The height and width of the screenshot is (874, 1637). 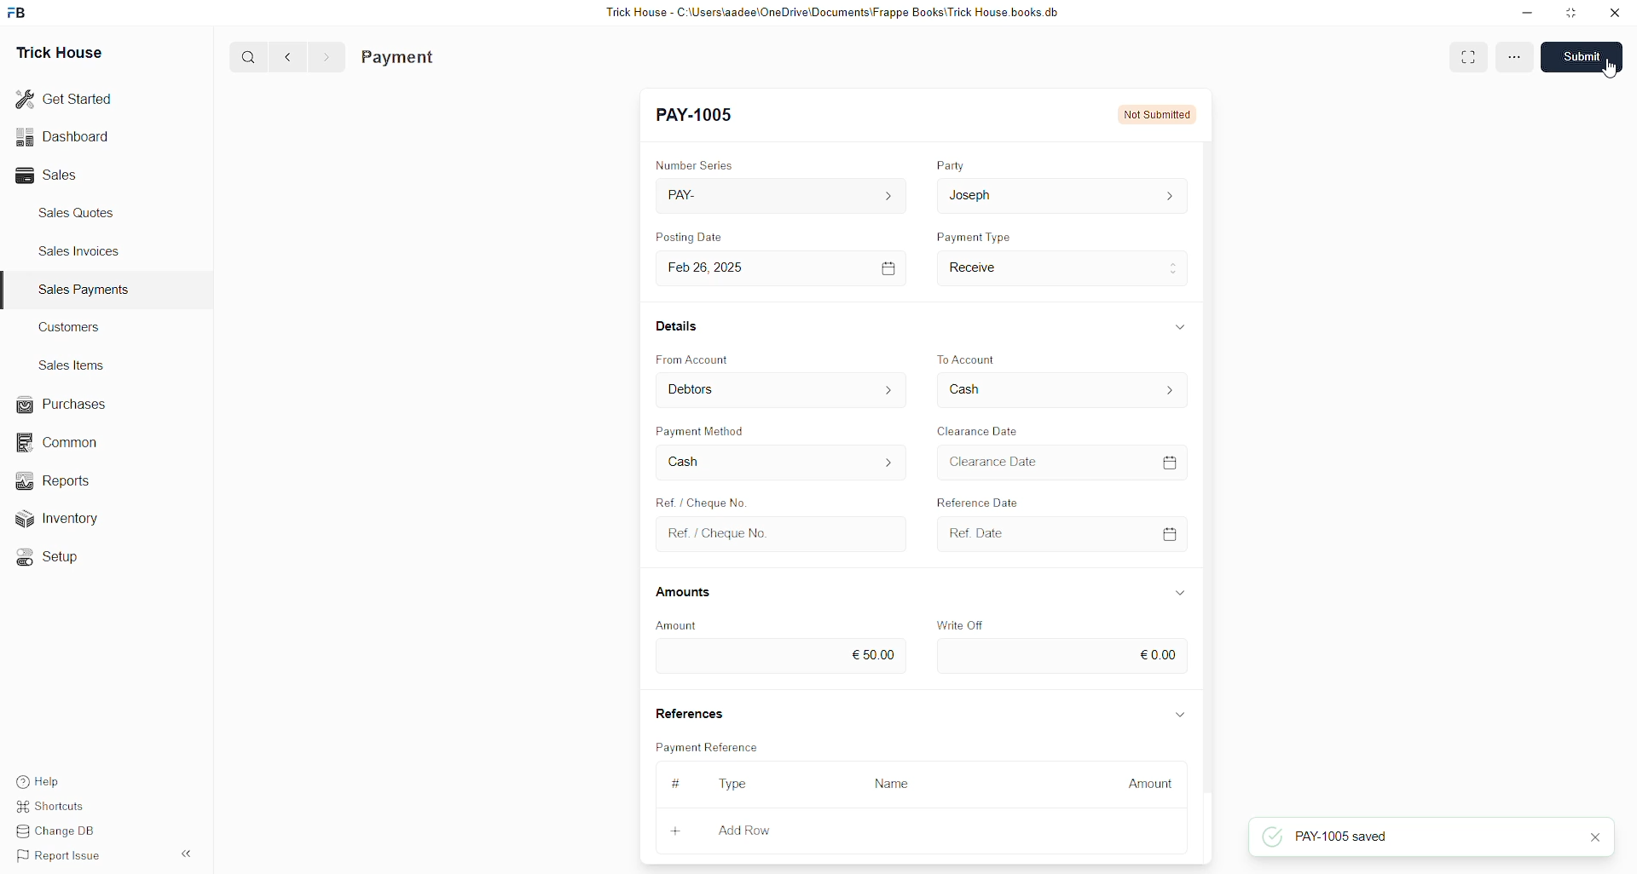 I want to click on Ref. / Cheque No., so click(x=699, y=500).